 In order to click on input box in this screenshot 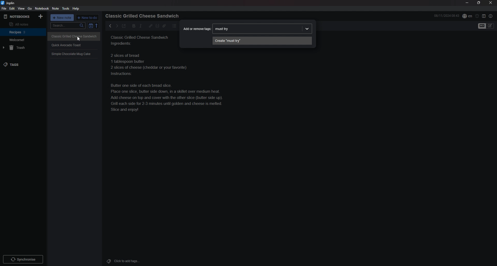, I will do `click(257, 29)`.